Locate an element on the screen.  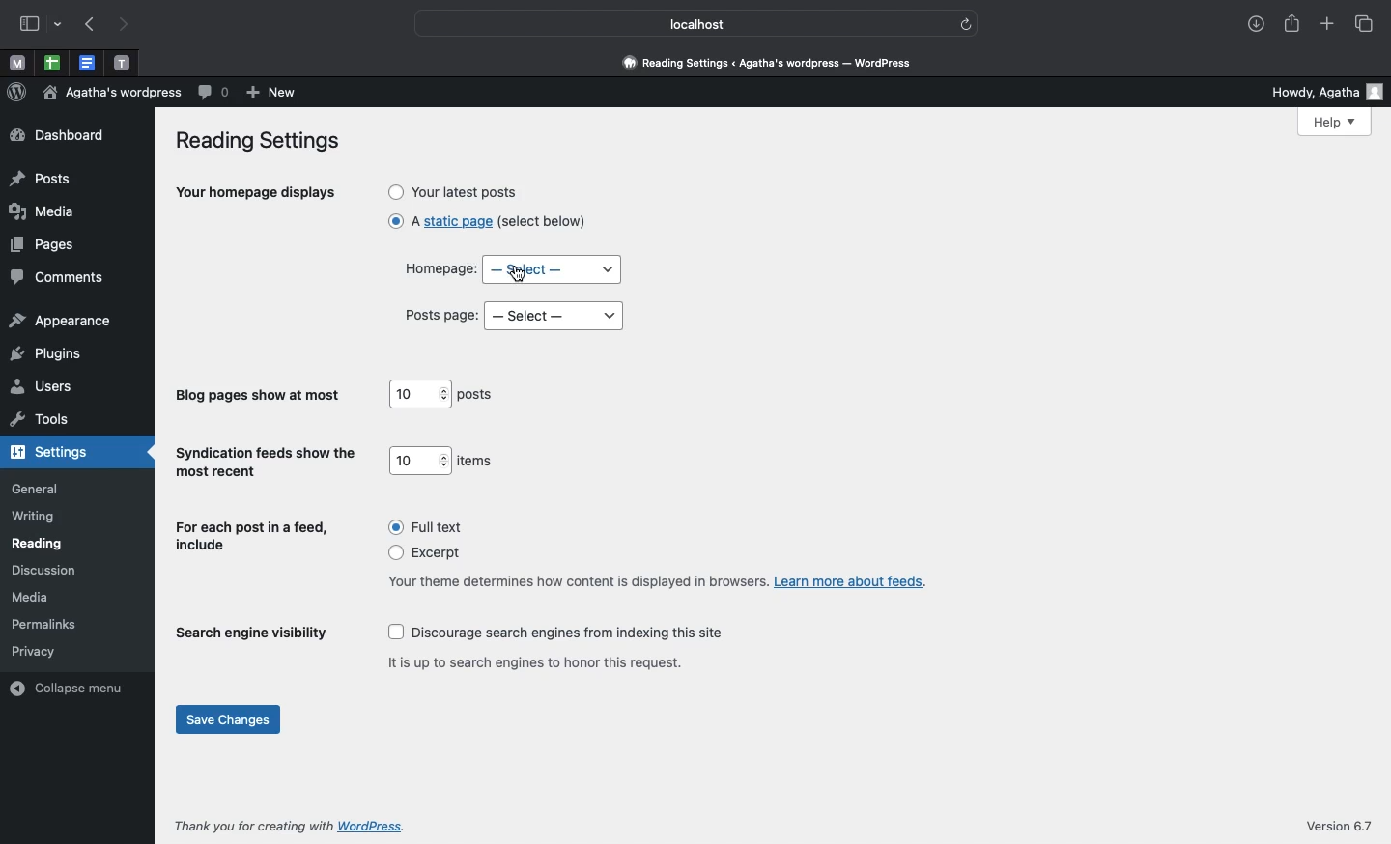
Items is located at coordinates (477, 462).